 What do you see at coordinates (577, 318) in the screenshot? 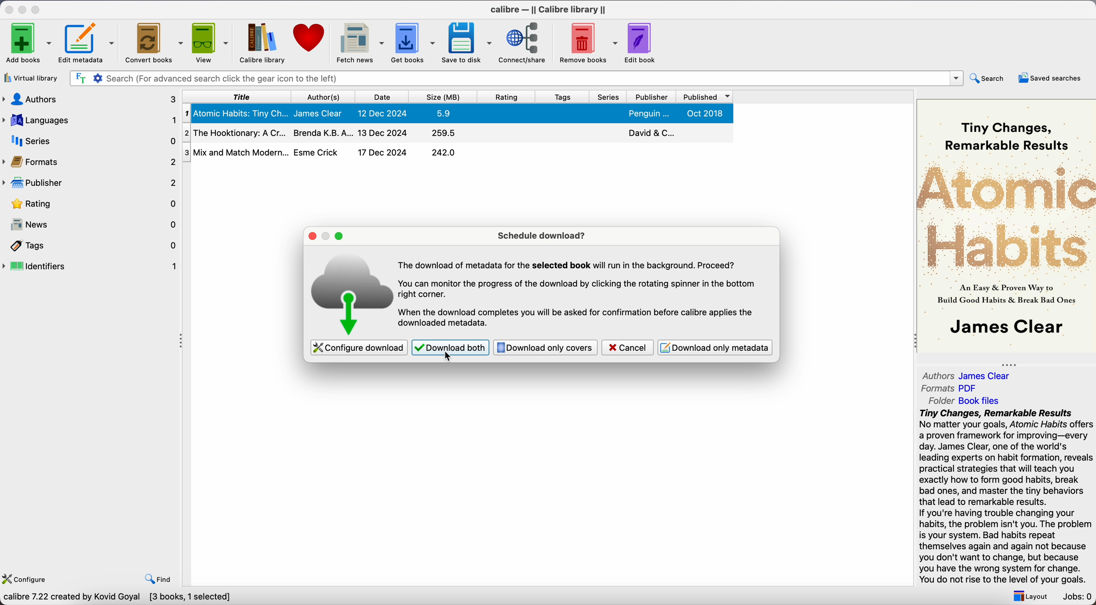
I see `When the download completes you will be asked for confirmation before calibre applies the download metadata.` at bounding box center [577, 318].